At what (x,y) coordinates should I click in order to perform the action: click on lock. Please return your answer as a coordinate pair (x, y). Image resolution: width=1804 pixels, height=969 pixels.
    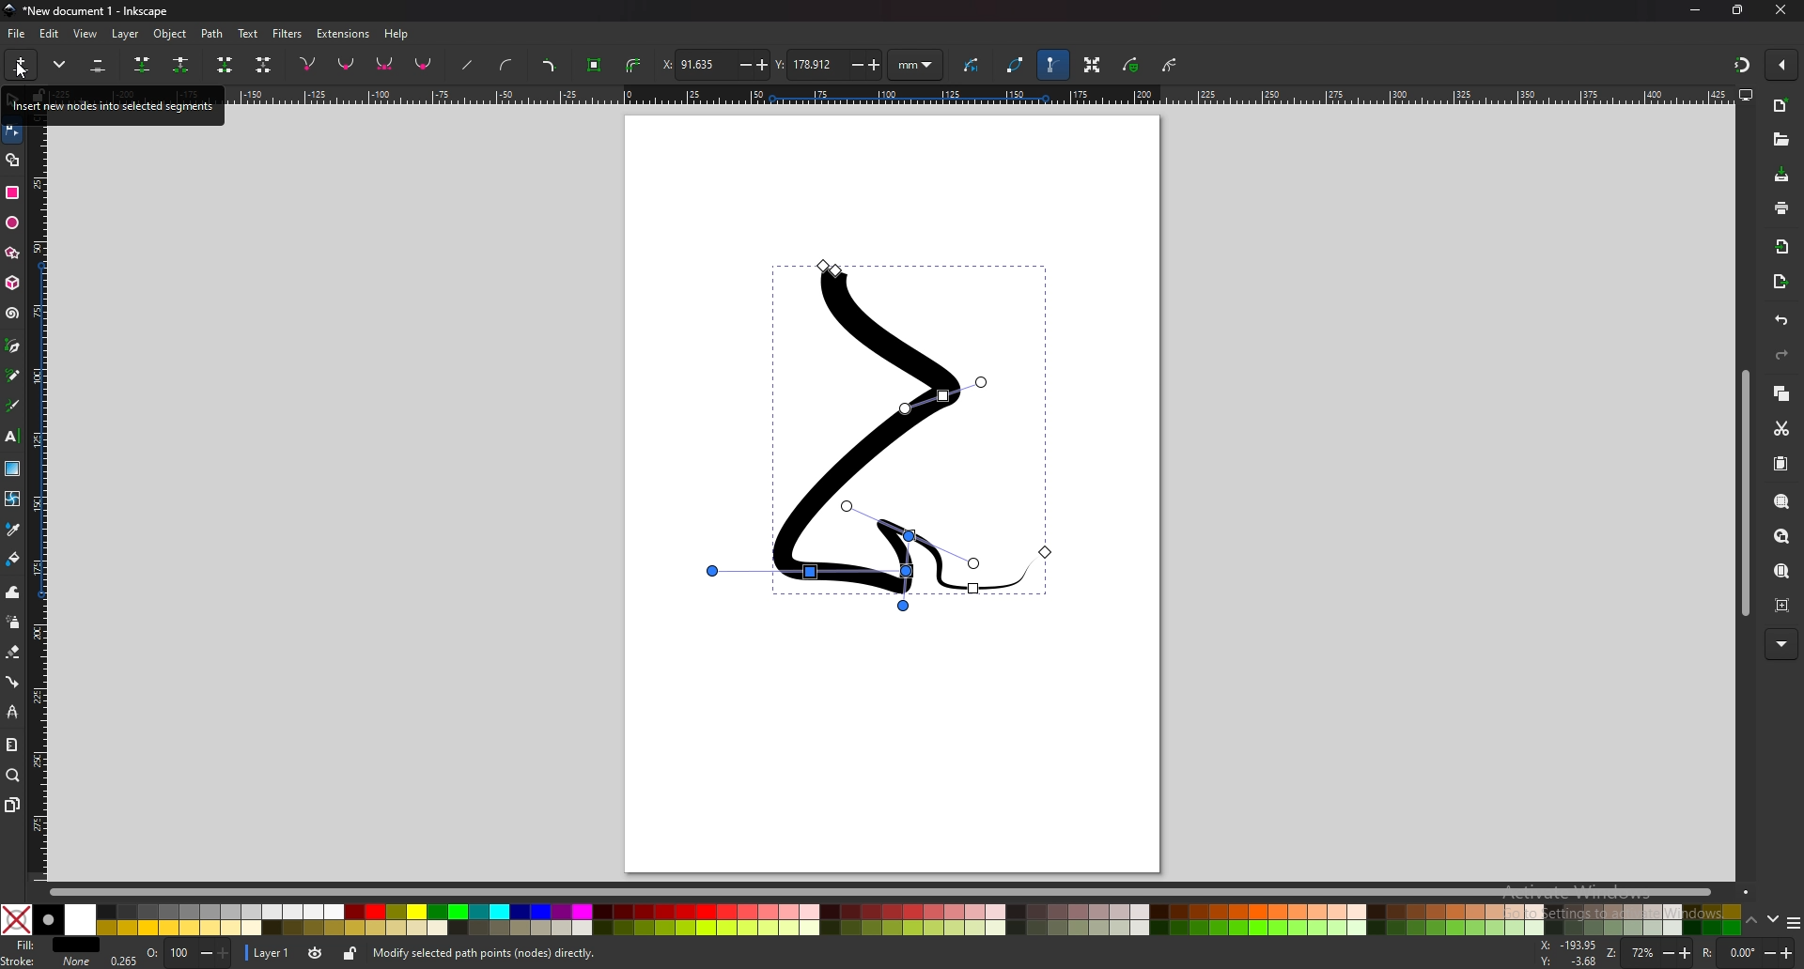
    Looking at the image, I should click on (349, 956).